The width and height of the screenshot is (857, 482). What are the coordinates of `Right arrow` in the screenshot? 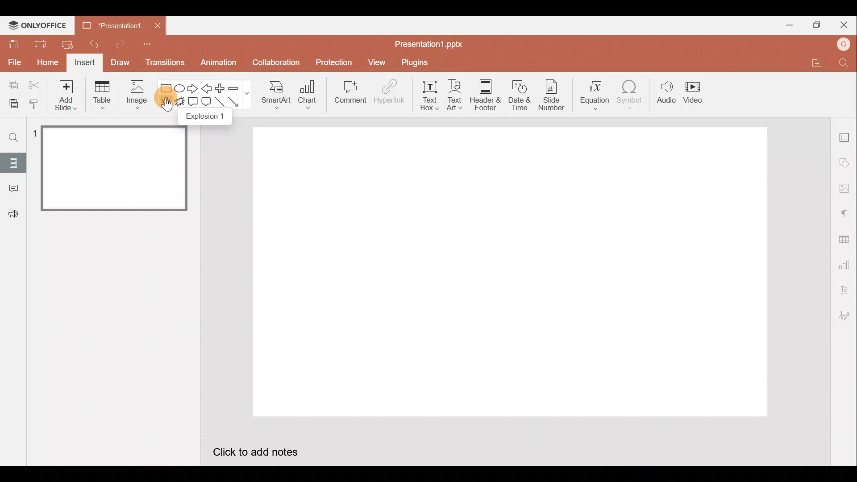 It's located at (192, 90).